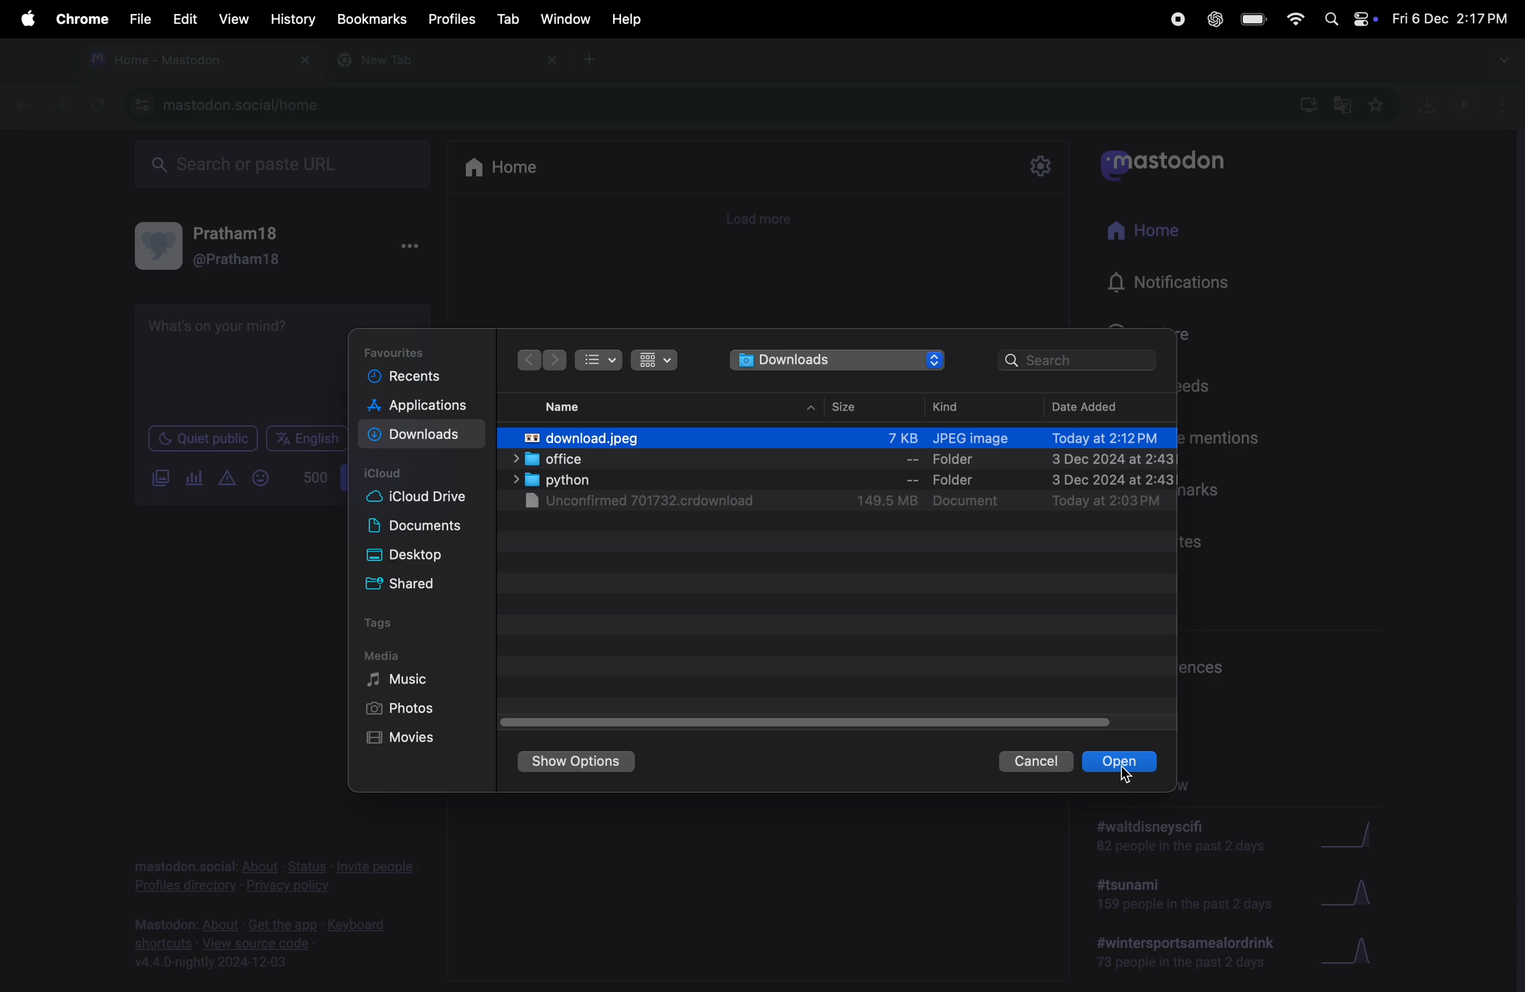  I want to click on help, so click(627, 19).